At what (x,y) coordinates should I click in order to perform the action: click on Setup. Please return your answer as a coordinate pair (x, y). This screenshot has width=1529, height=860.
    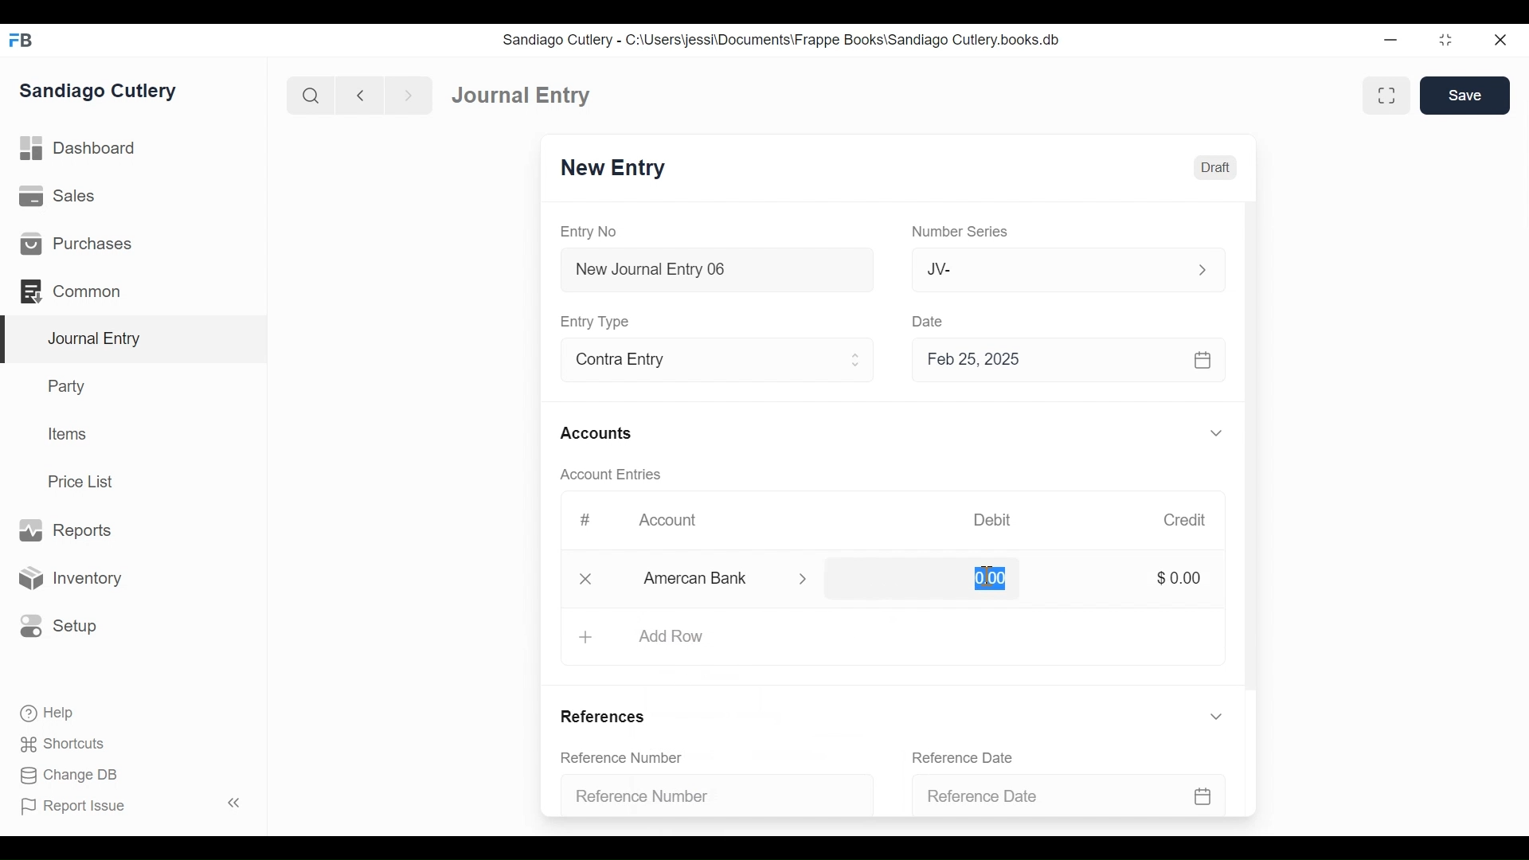
    Looking at the image, I should click on (55, 625).